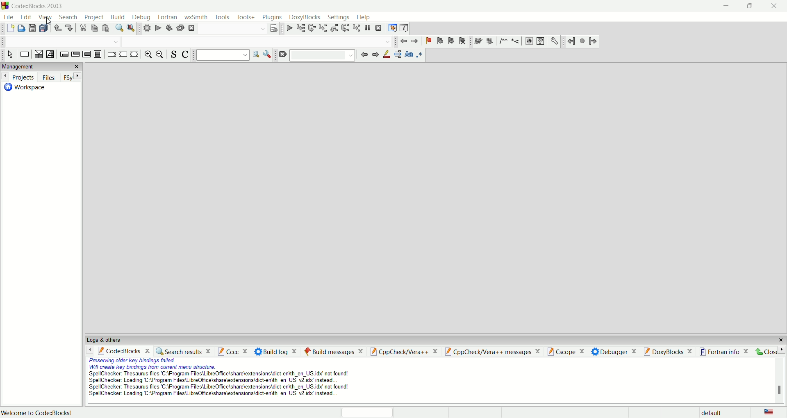  What do you see at coordinates (364, 55) in the screenshot?
I see `previous` at bounding box center [364, 55].